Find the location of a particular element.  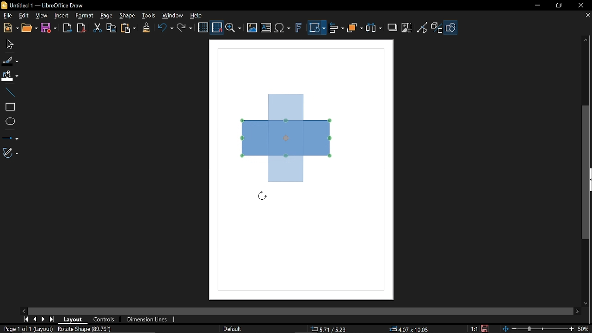

File is located at coordinates (7, 16).